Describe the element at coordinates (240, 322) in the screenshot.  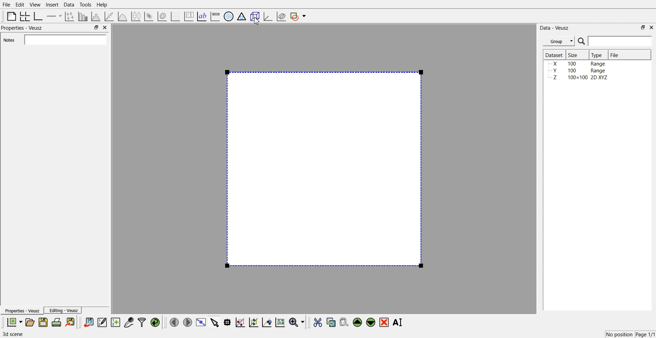
I see `Draw a rectangle to zoom graph axes` at that location.